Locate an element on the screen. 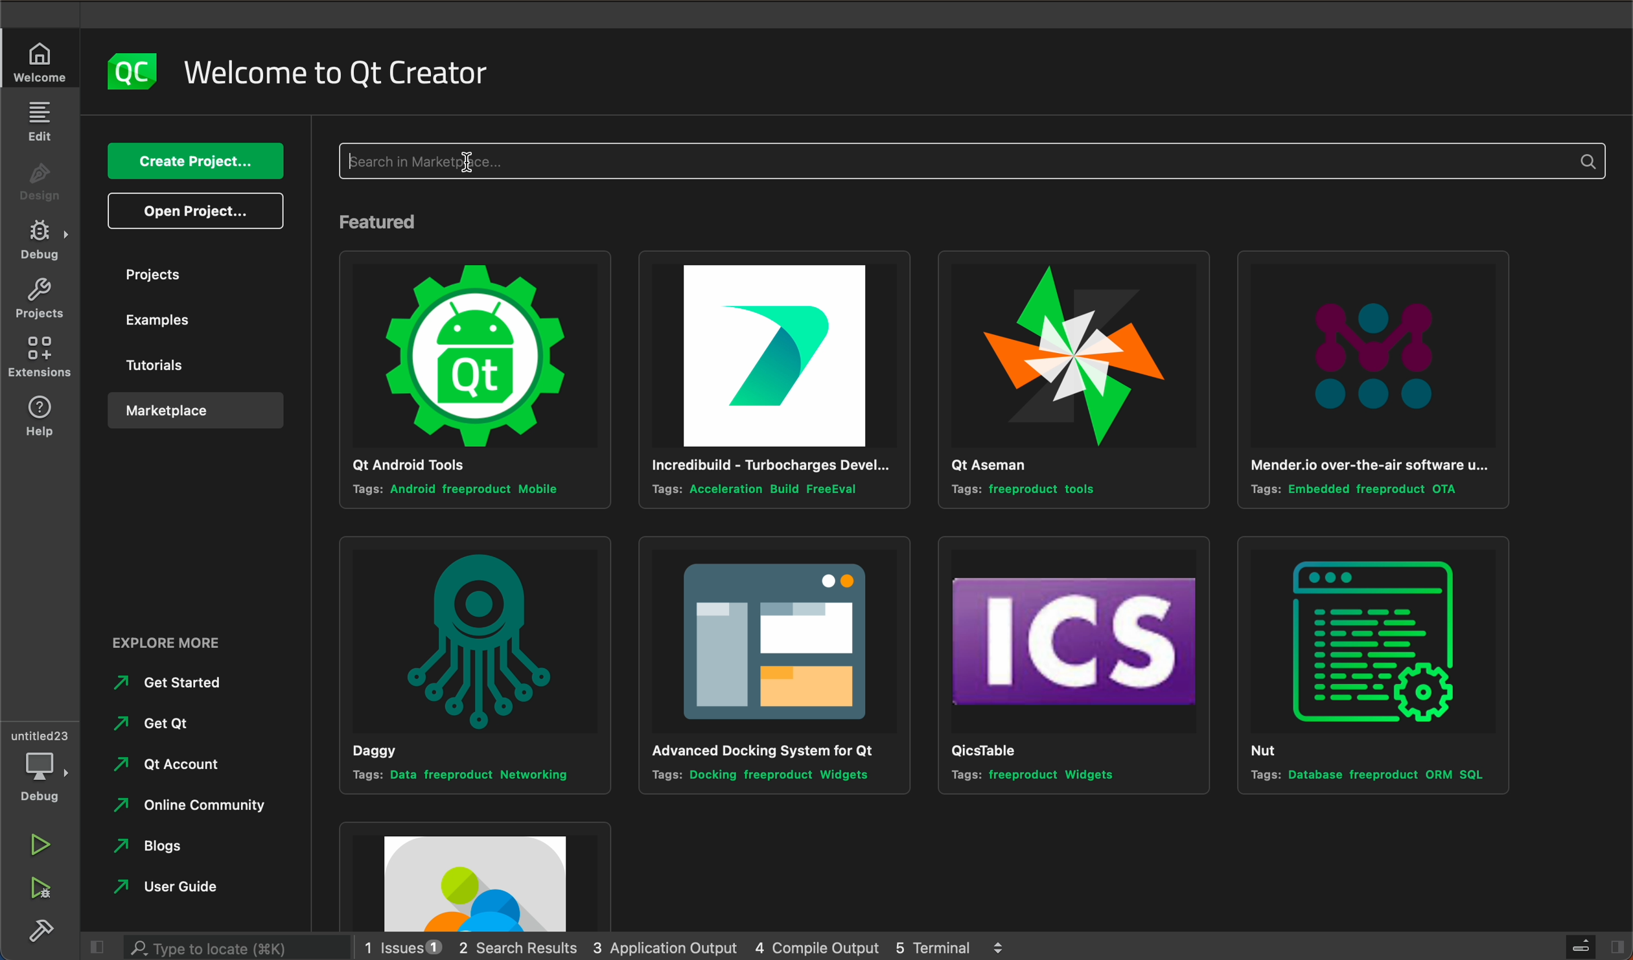 Image resolution: width=1633 pixels, height=960 pixels.  is located at coordinates (472, 664).